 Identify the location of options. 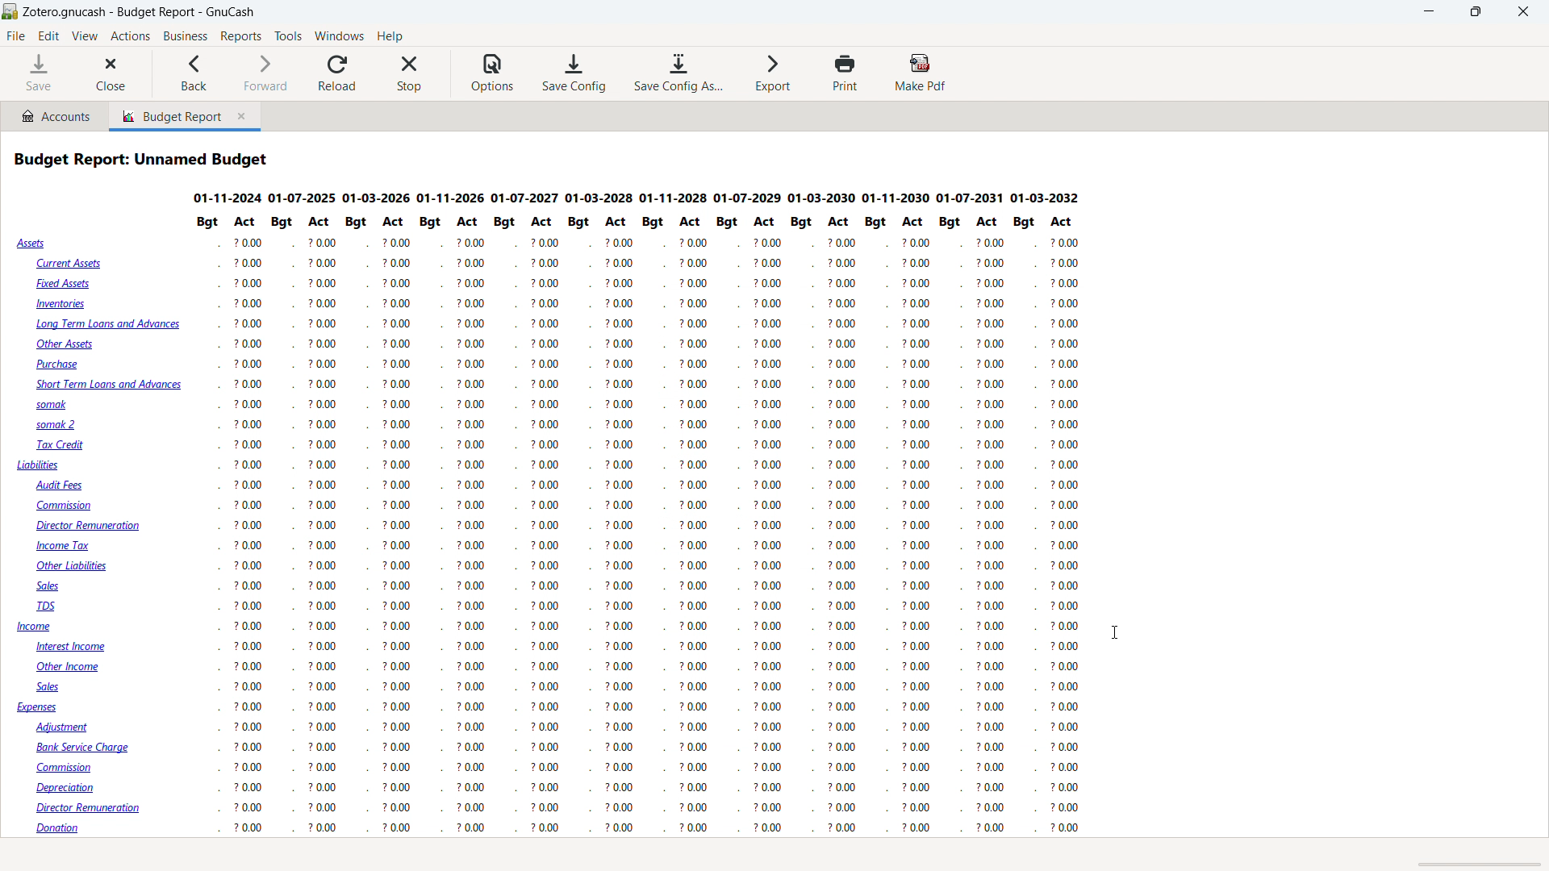
(492, 74).